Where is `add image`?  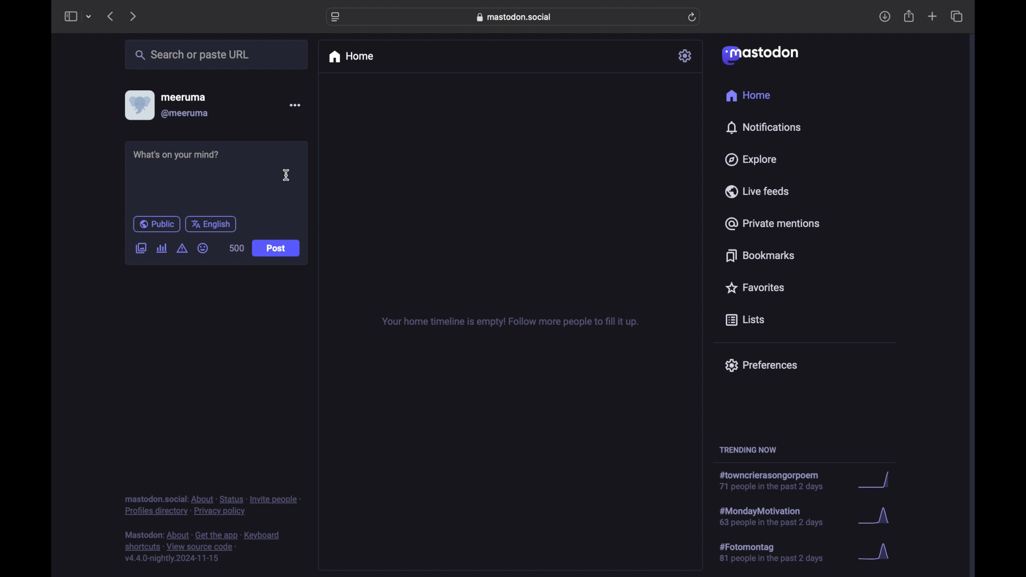 add image is located at coordinates (141, 249).